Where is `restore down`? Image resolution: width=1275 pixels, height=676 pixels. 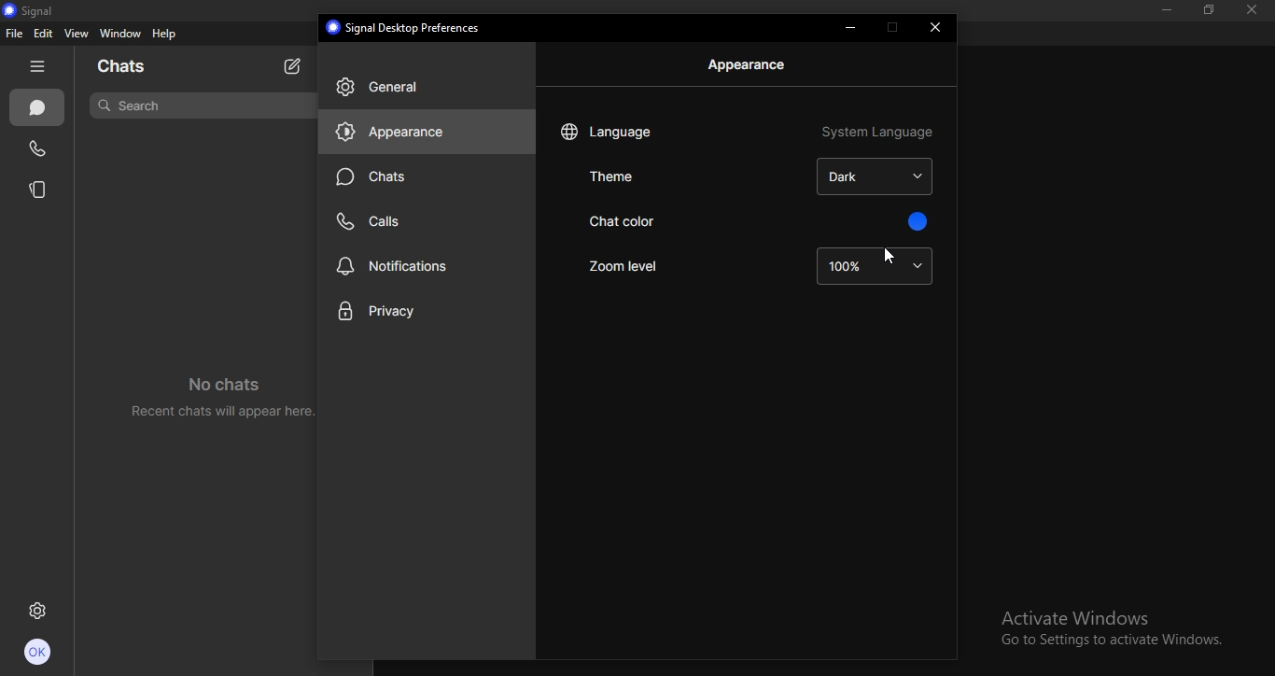 restore down is located at coordinates (893, 27).